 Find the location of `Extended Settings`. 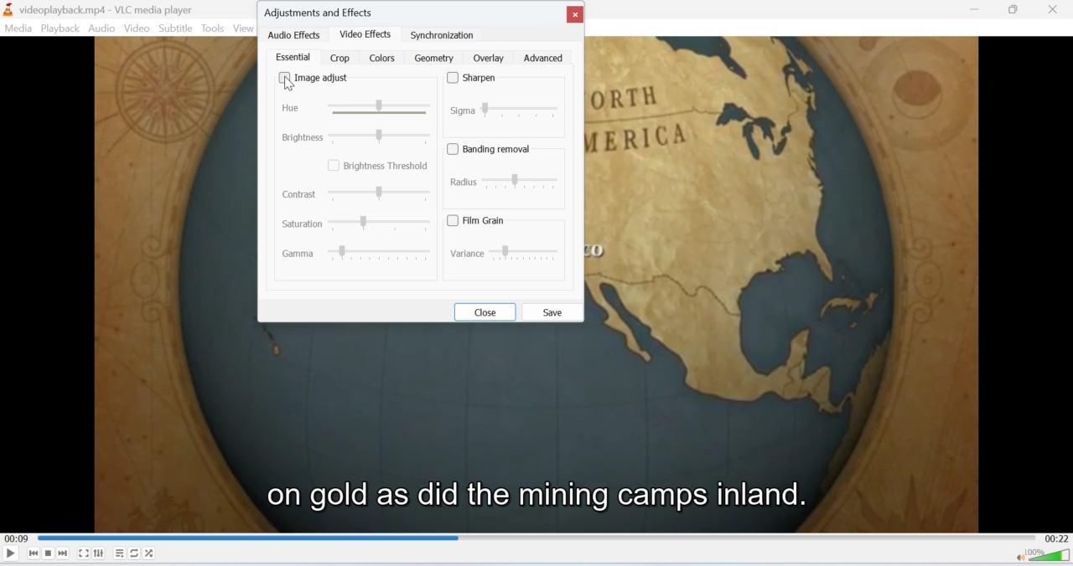

Extended Settings is located at coordinates (99, 553).